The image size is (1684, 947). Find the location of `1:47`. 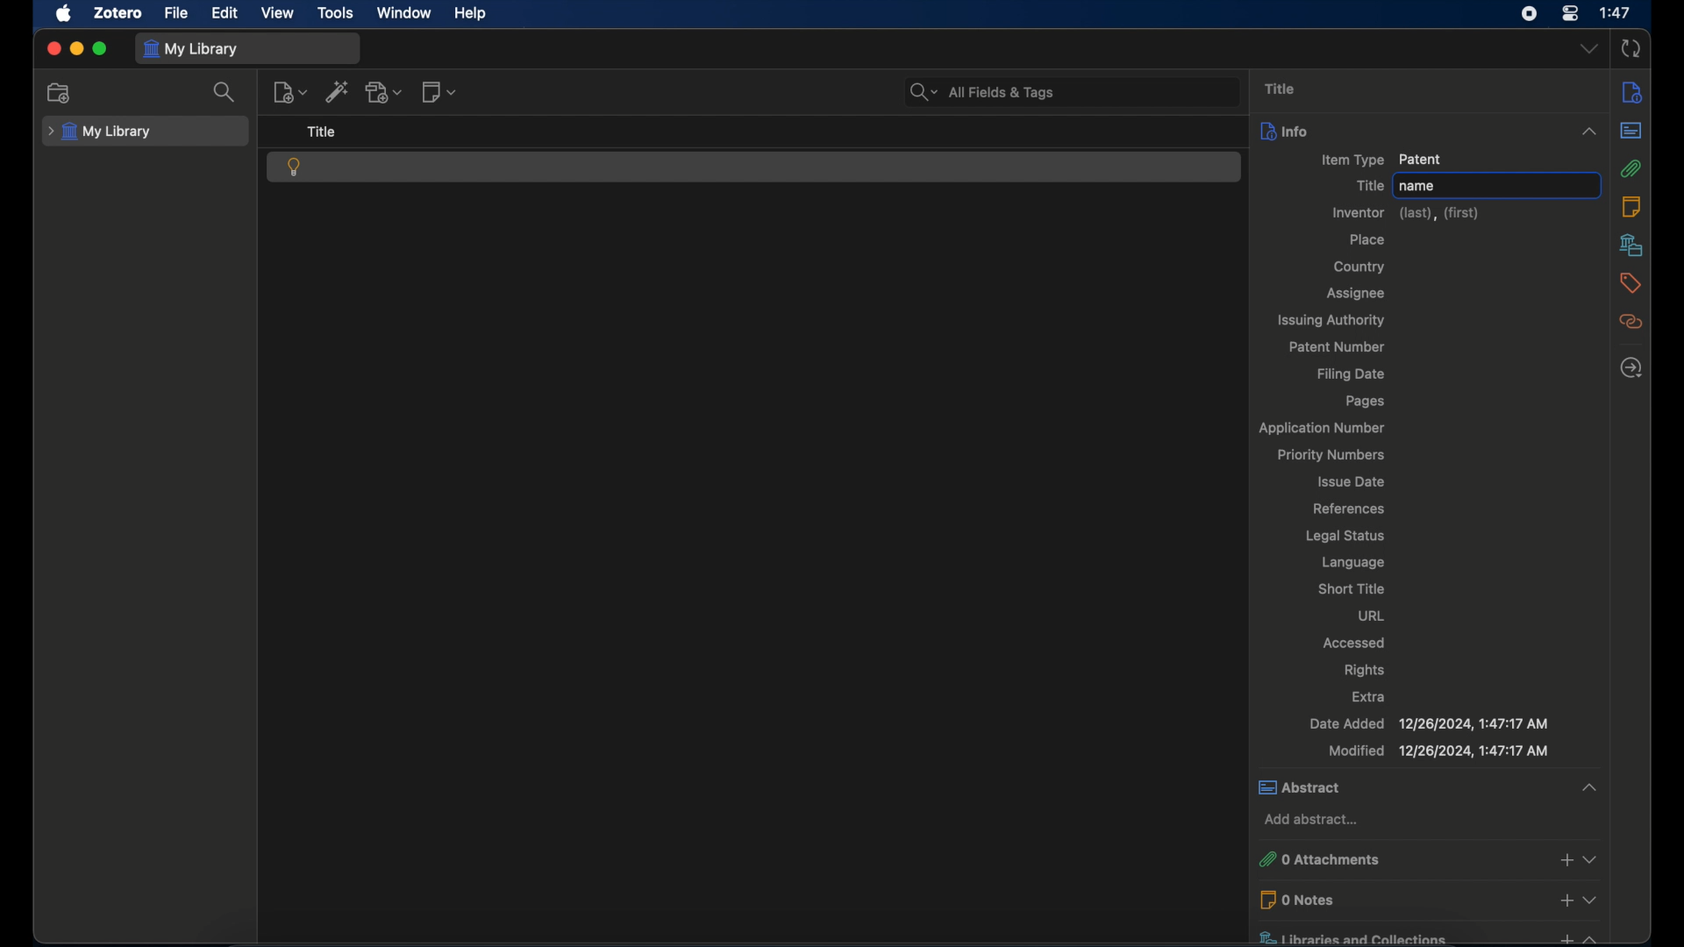

1:47 is located at coordinates (1616, 11).